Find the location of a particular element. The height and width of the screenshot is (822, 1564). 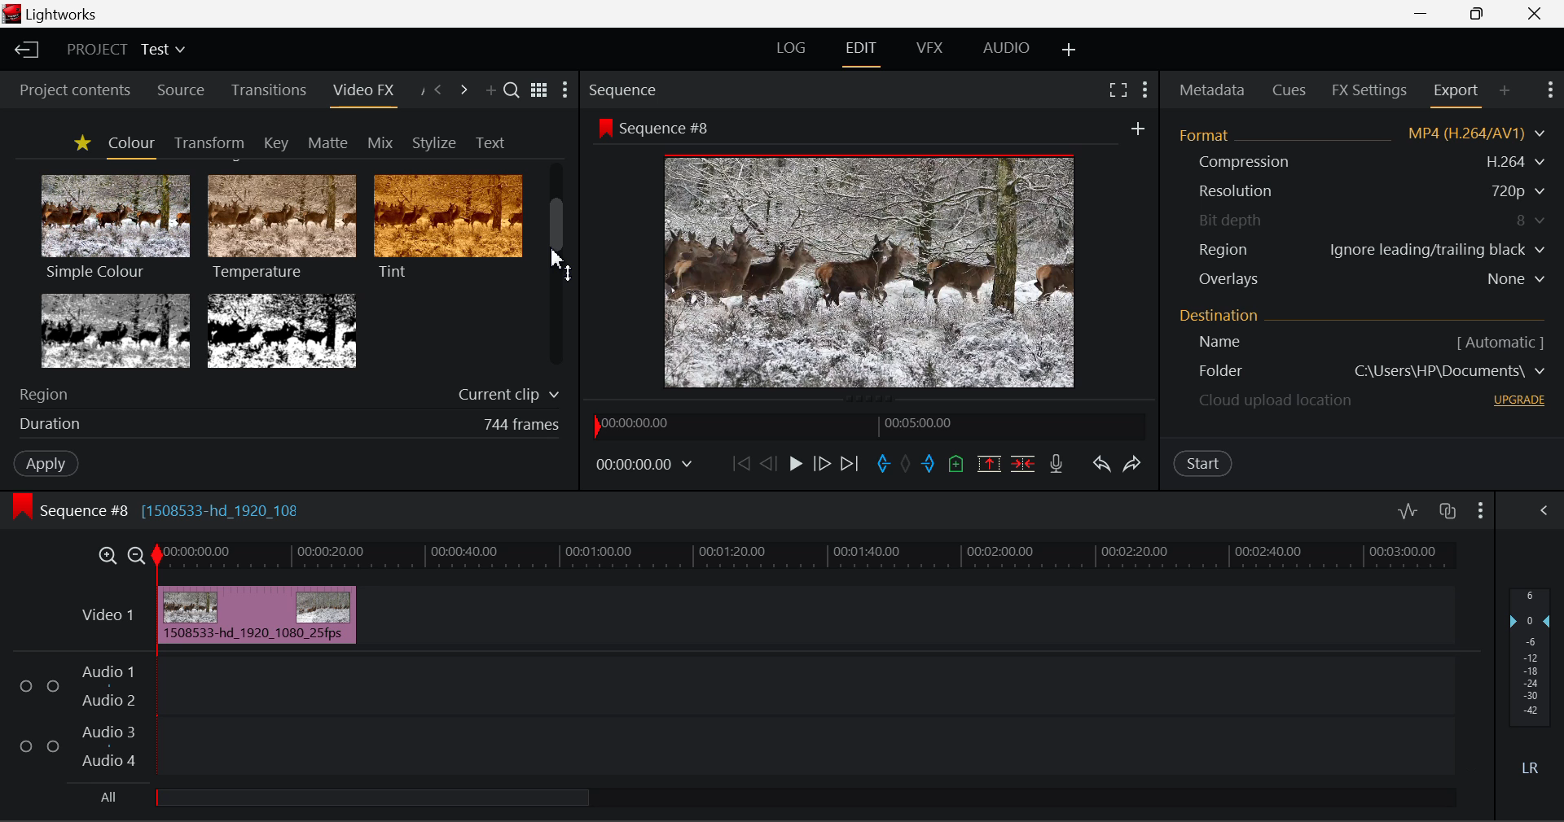

Compression is located at coordinates (1241, 162).